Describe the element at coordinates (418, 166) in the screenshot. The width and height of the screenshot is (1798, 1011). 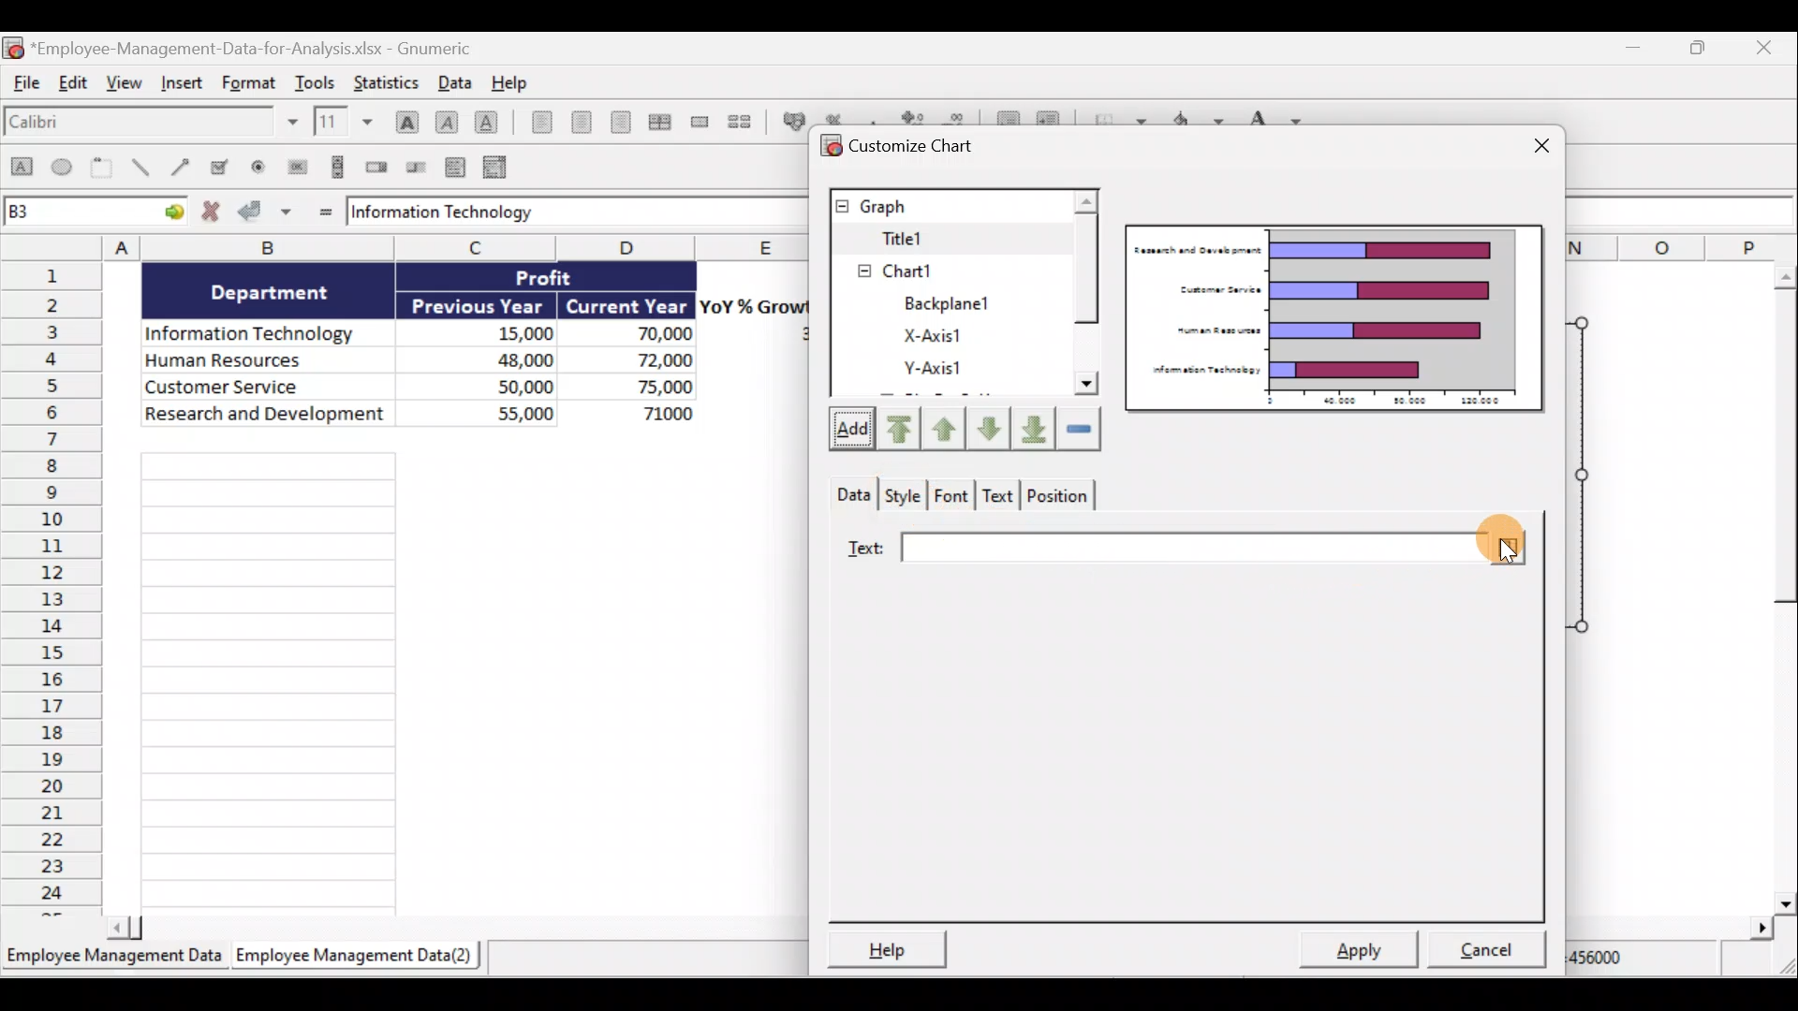
I see `Create a slider` at that location.